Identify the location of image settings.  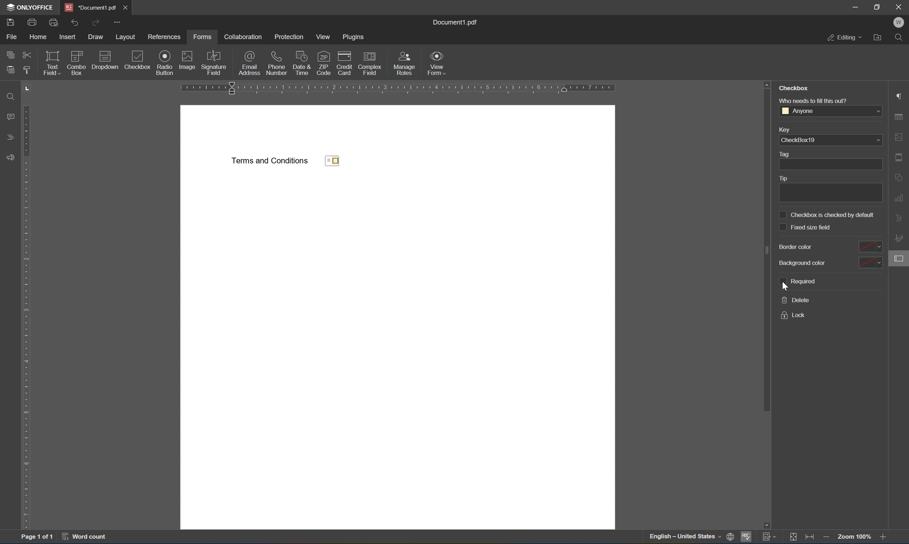
(901, 137).